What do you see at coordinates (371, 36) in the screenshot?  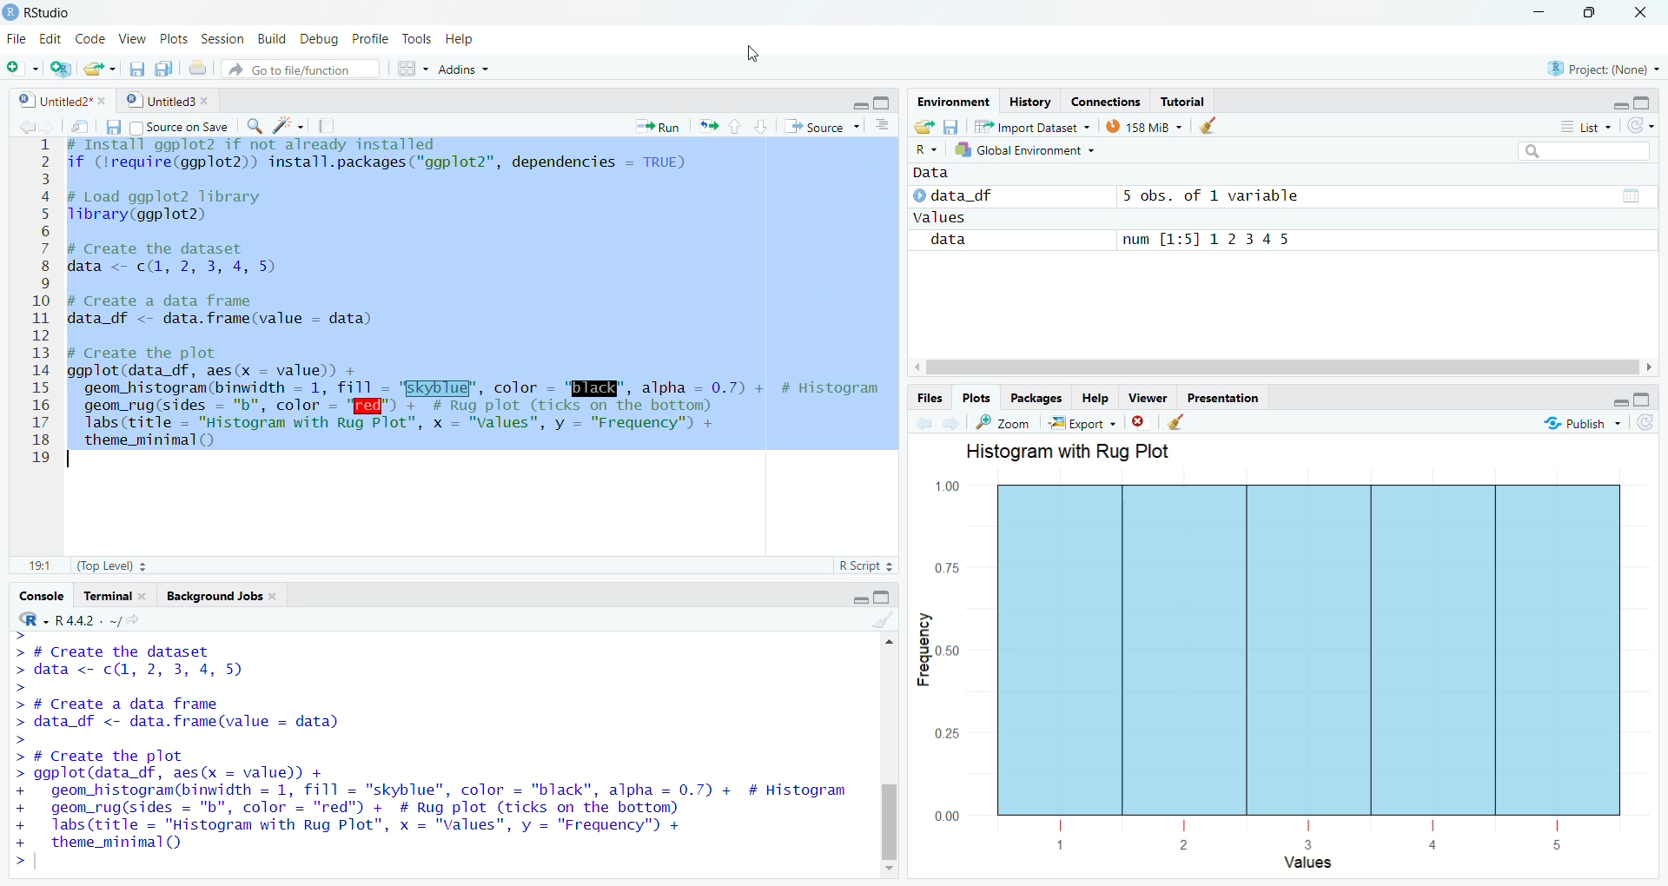 I see `Profile` at bounding box center [371, 36].